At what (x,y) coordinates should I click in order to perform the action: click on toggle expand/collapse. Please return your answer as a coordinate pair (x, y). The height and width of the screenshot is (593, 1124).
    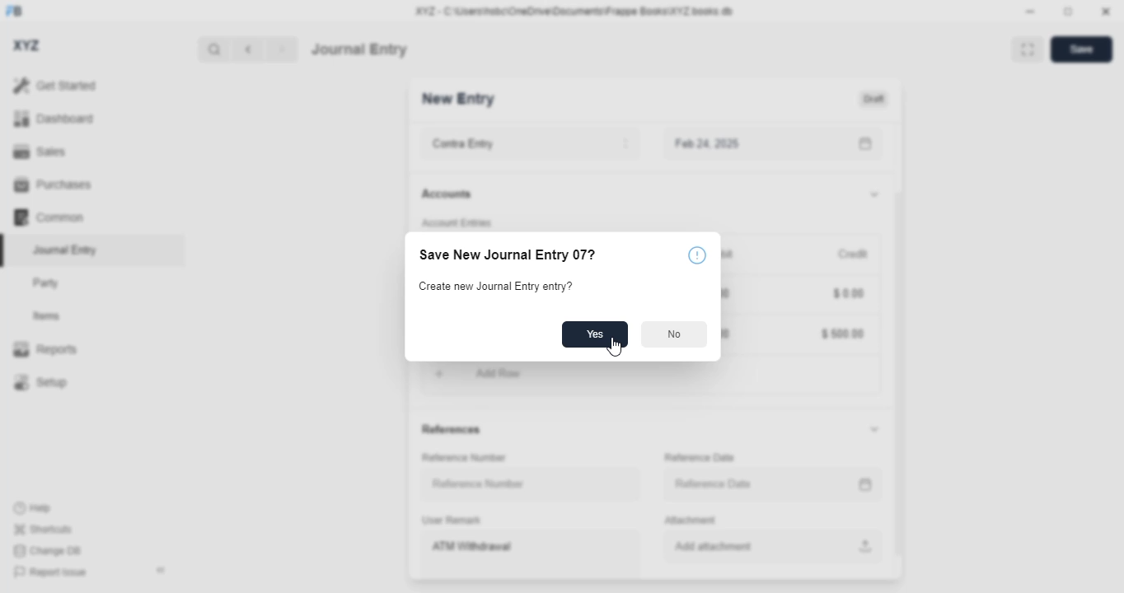
    Looking at the image, I should click on (874, 195).